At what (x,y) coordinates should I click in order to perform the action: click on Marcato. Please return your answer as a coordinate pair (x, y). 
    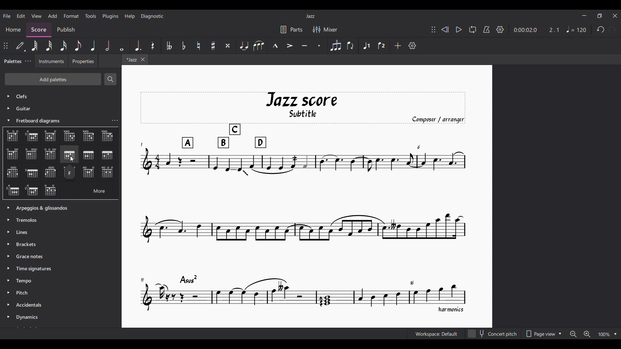
    Looking at the image, I should click on (275, 45).